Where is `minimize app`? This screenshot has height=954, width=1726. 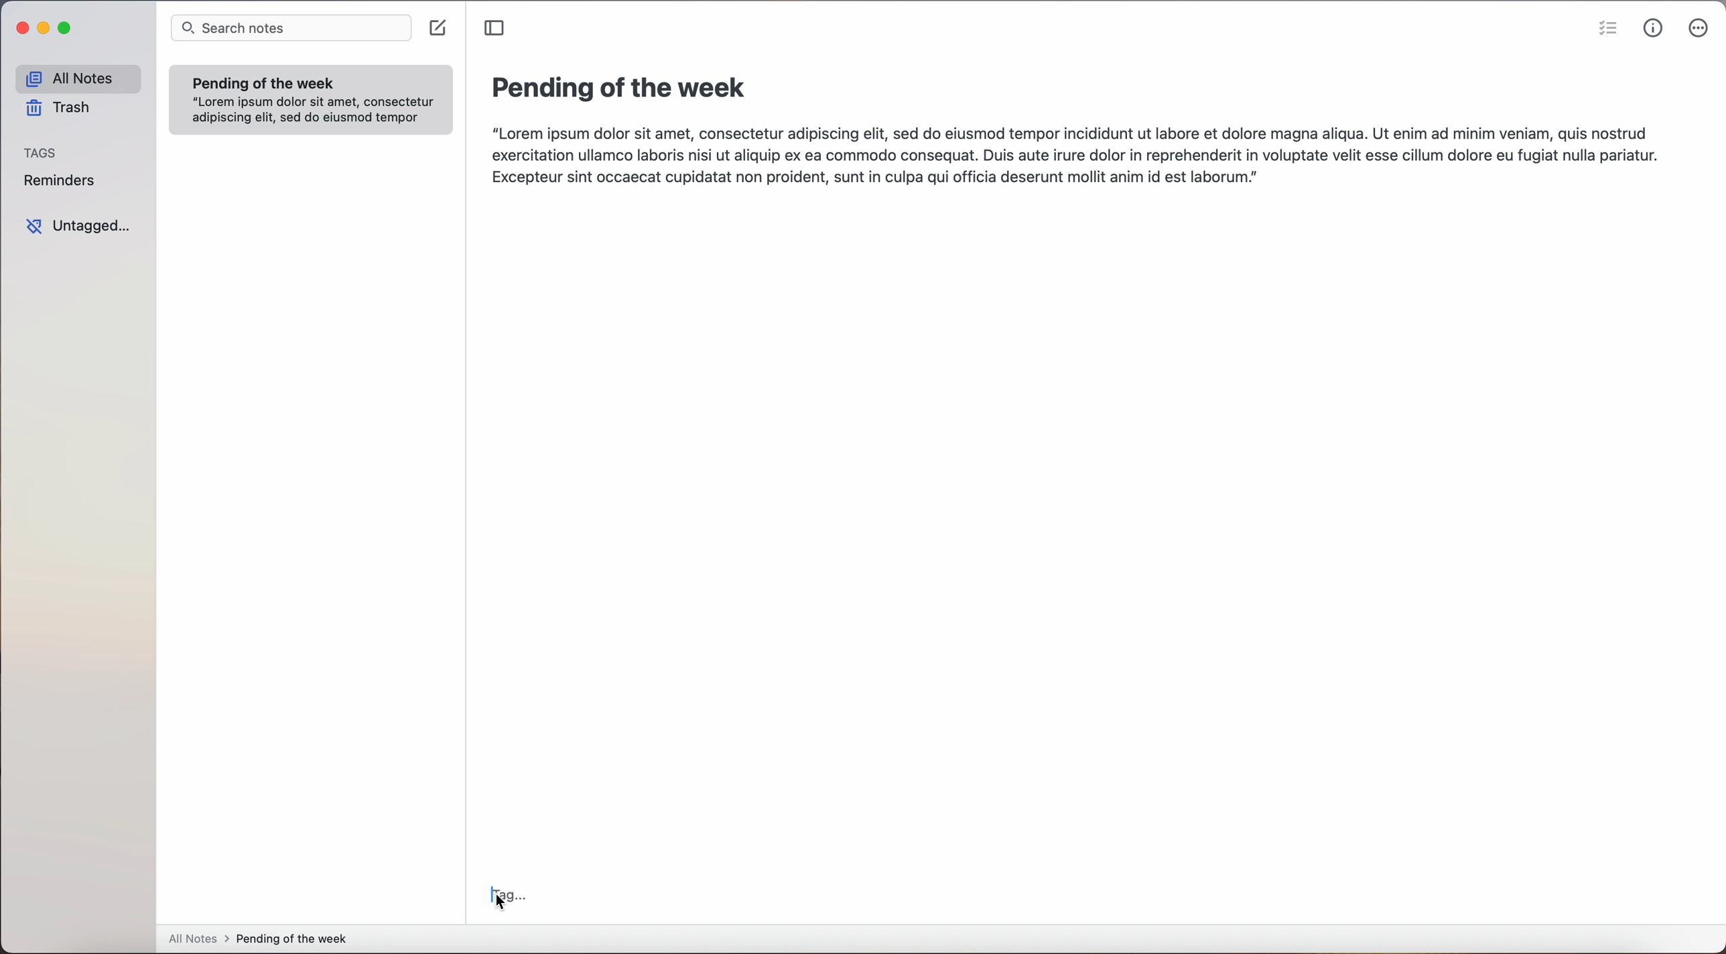 minimize app is located at coordinates (44, 28).